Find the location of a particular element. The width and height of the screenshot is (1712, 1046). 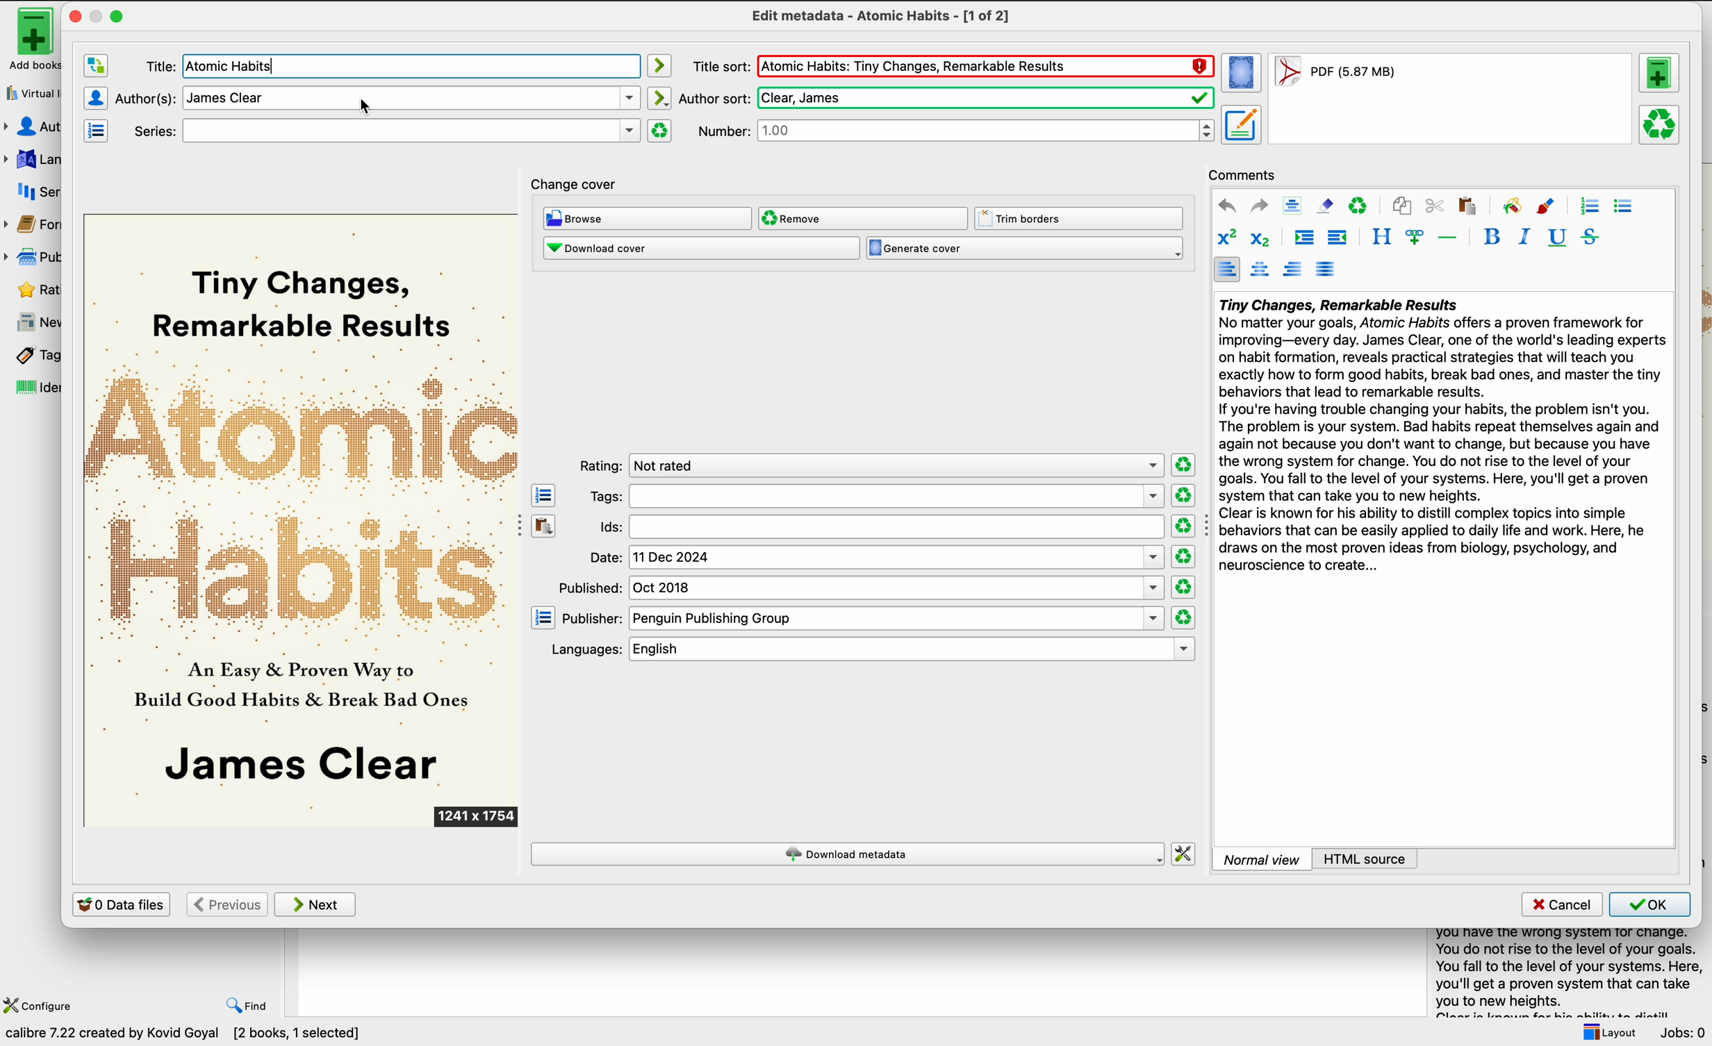

change cover is located at coordinates (577, 181).